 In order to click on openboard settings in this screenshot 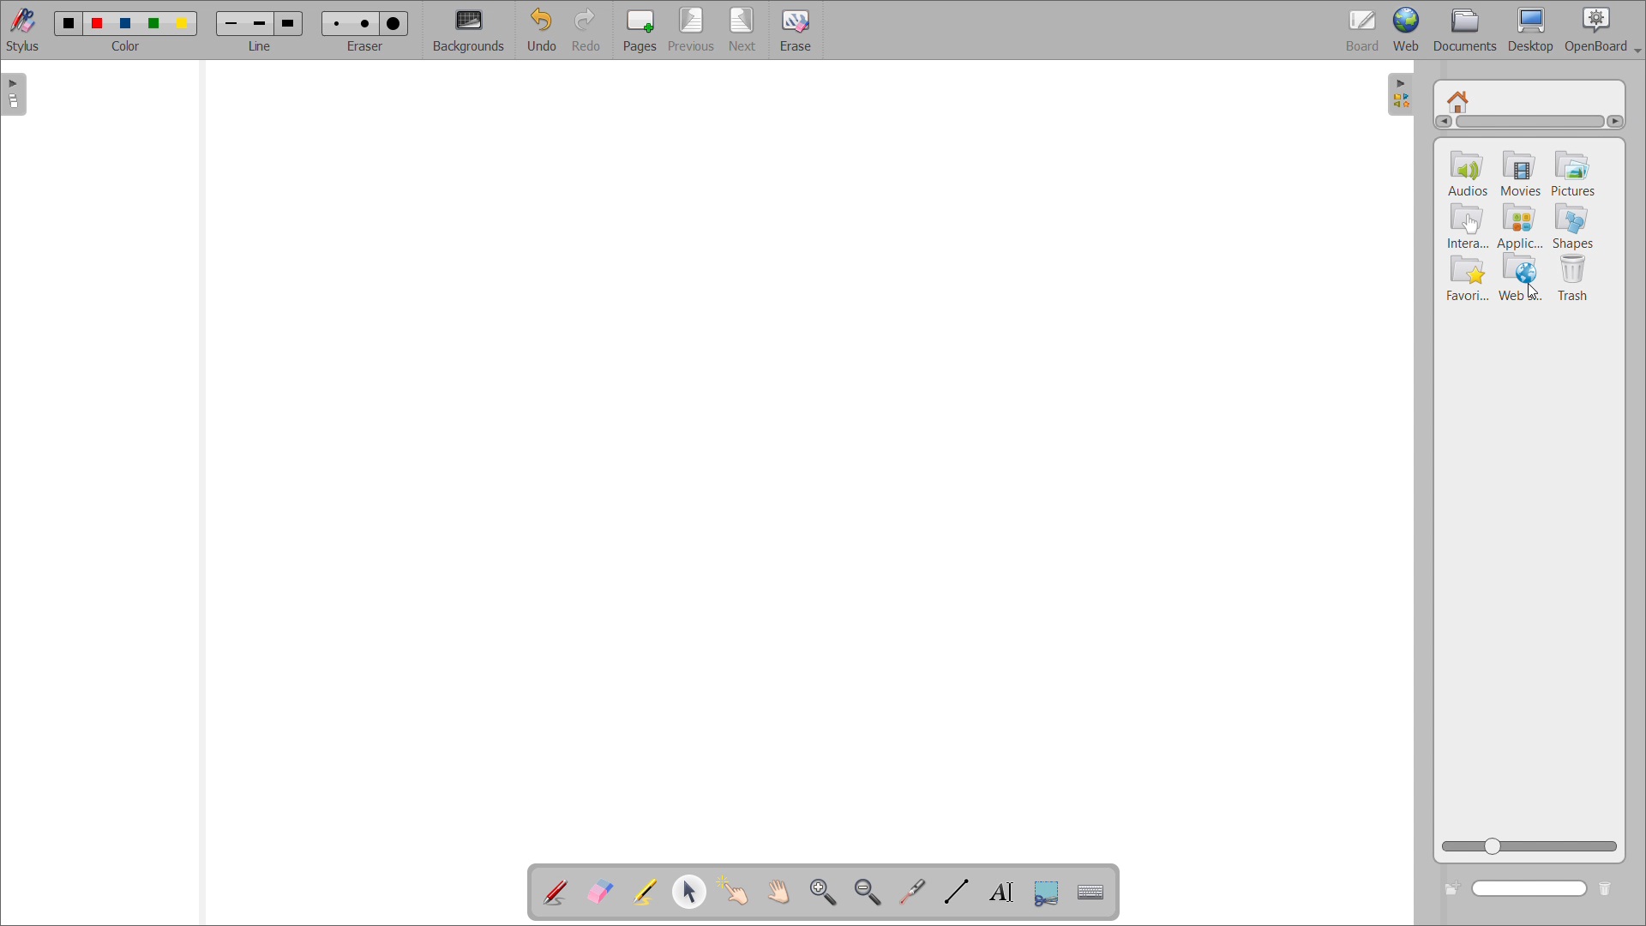, I will do `click(1602, 30)`.